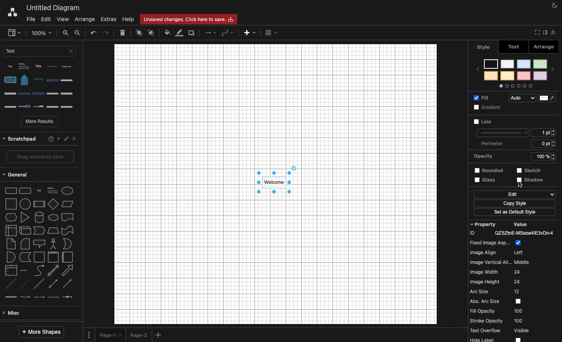  I want to click on 2d shapes, so click(40, 159).